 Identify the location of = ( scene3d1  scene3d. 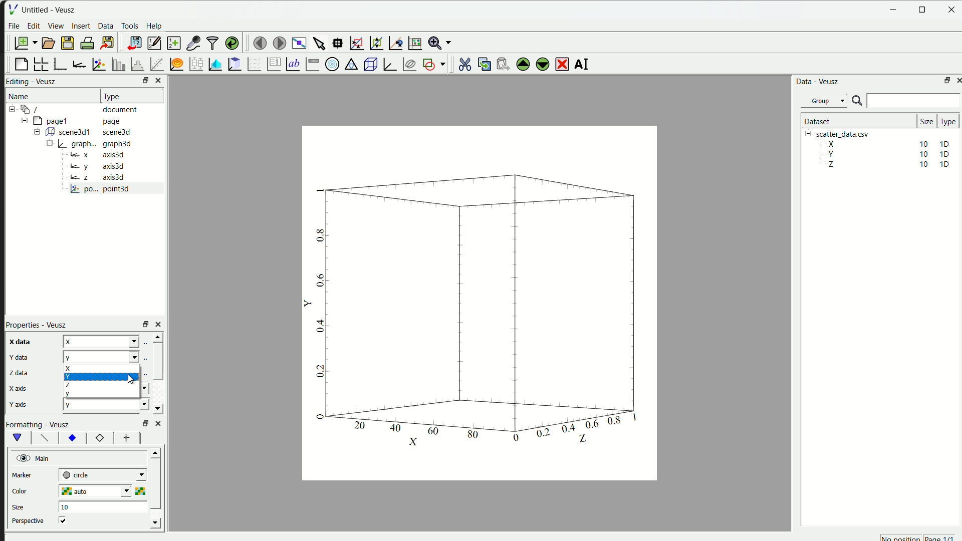
(85, 132).